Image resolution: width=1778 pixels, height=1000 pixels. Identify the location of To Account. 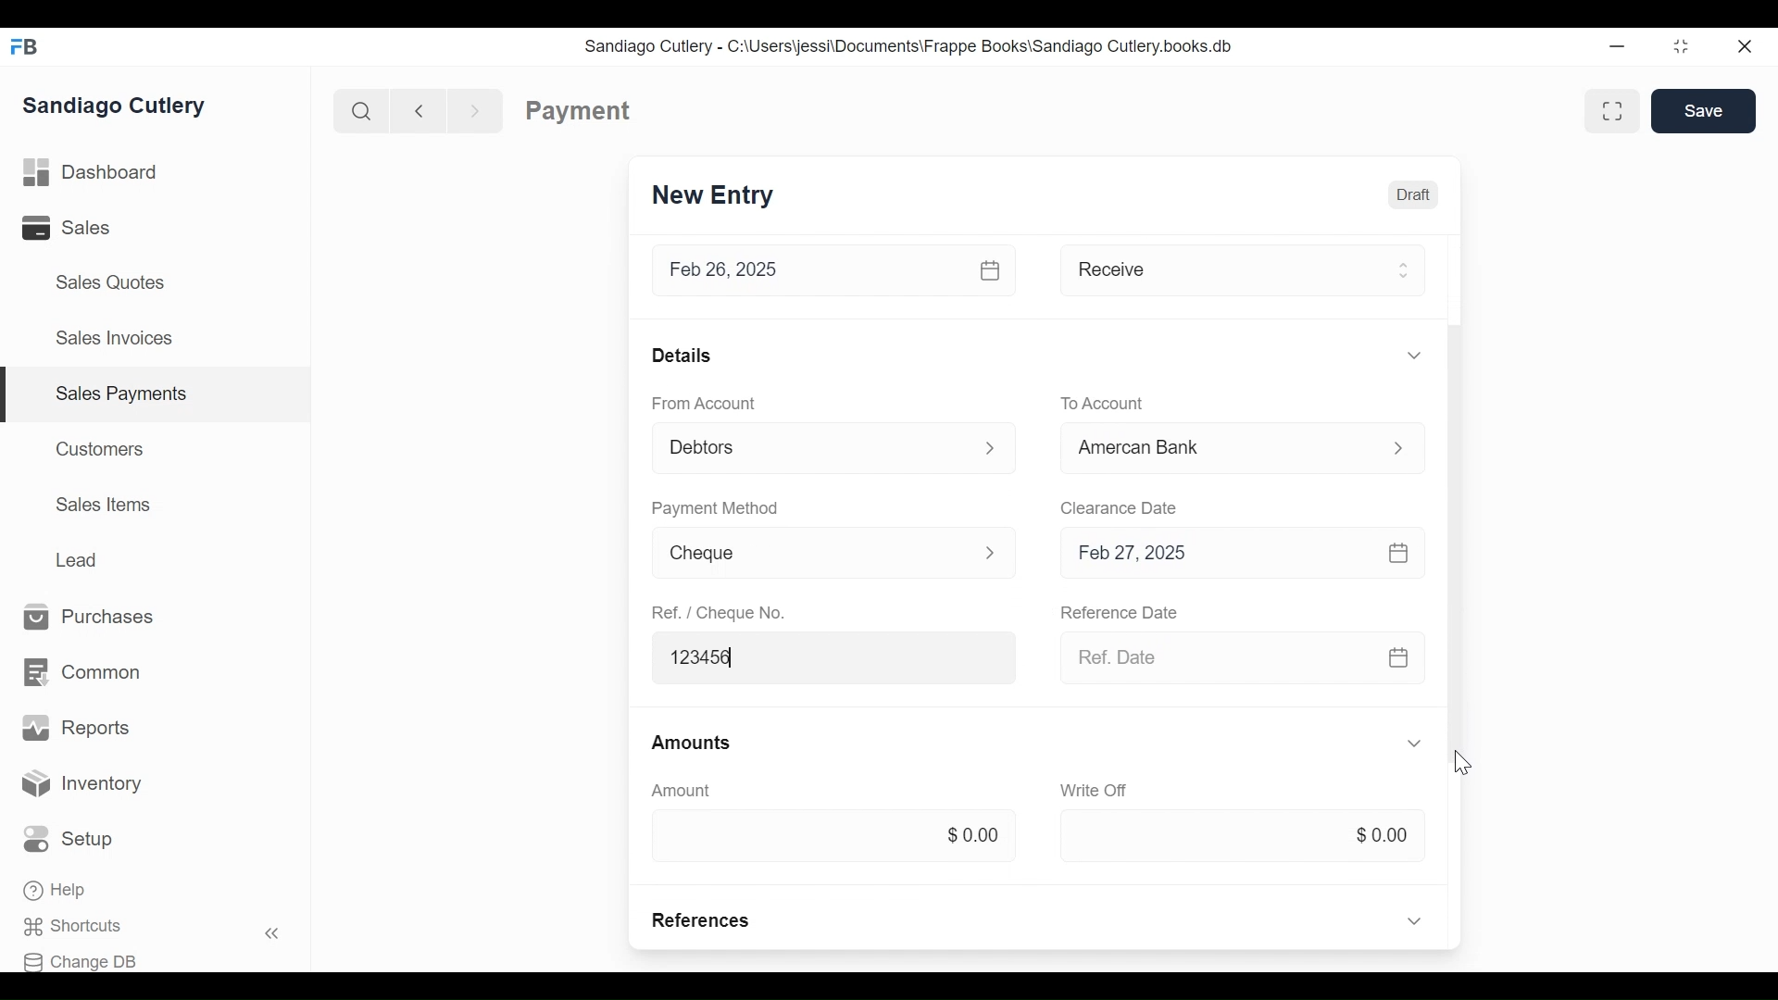
(1103, 402).